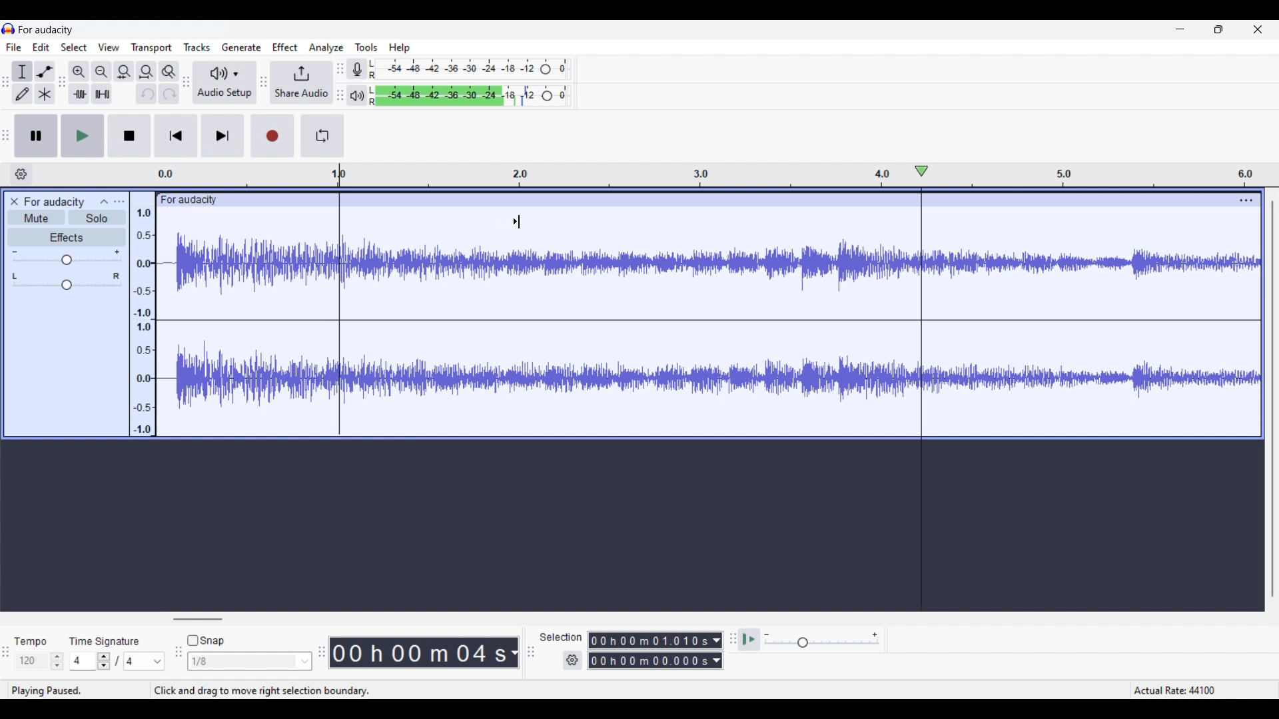 This screenshot has width=1279, height=719. Describe the element at coordinates (717, 650) in the screenshot. I see `Duration measurement options` at that location.